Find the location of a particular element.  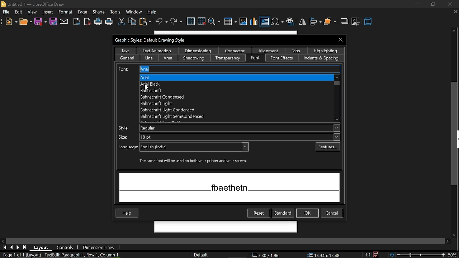

undo is located at coordinates (161, 21).